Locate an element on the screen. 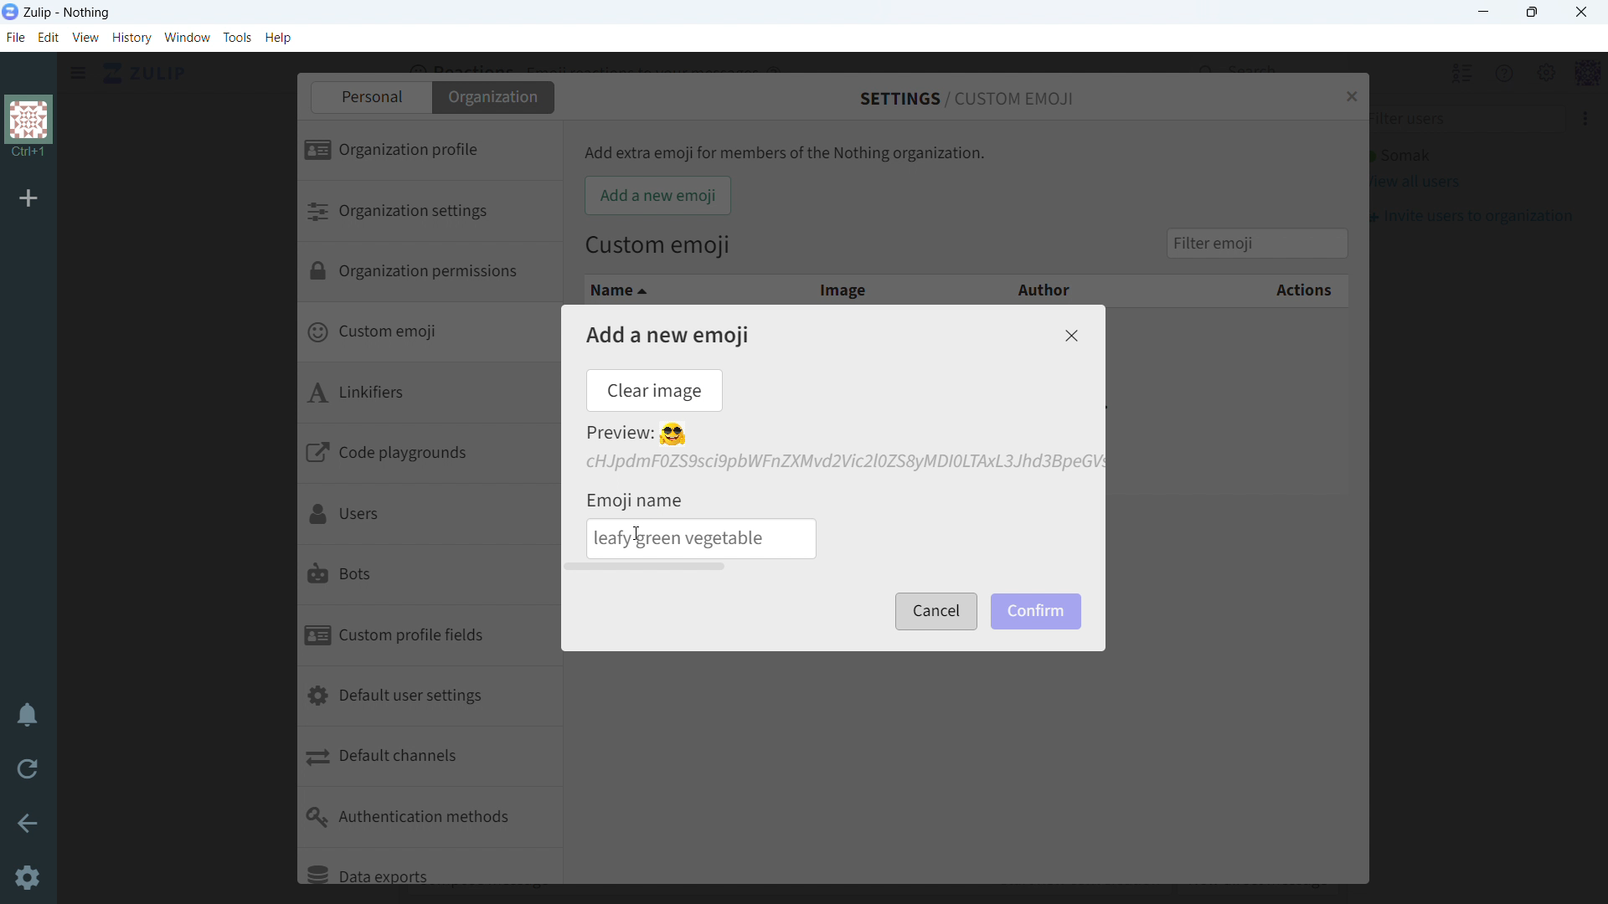 This screenshot has width=1608, height=904. settings/custom emoji is located at coordinates (968, 98).